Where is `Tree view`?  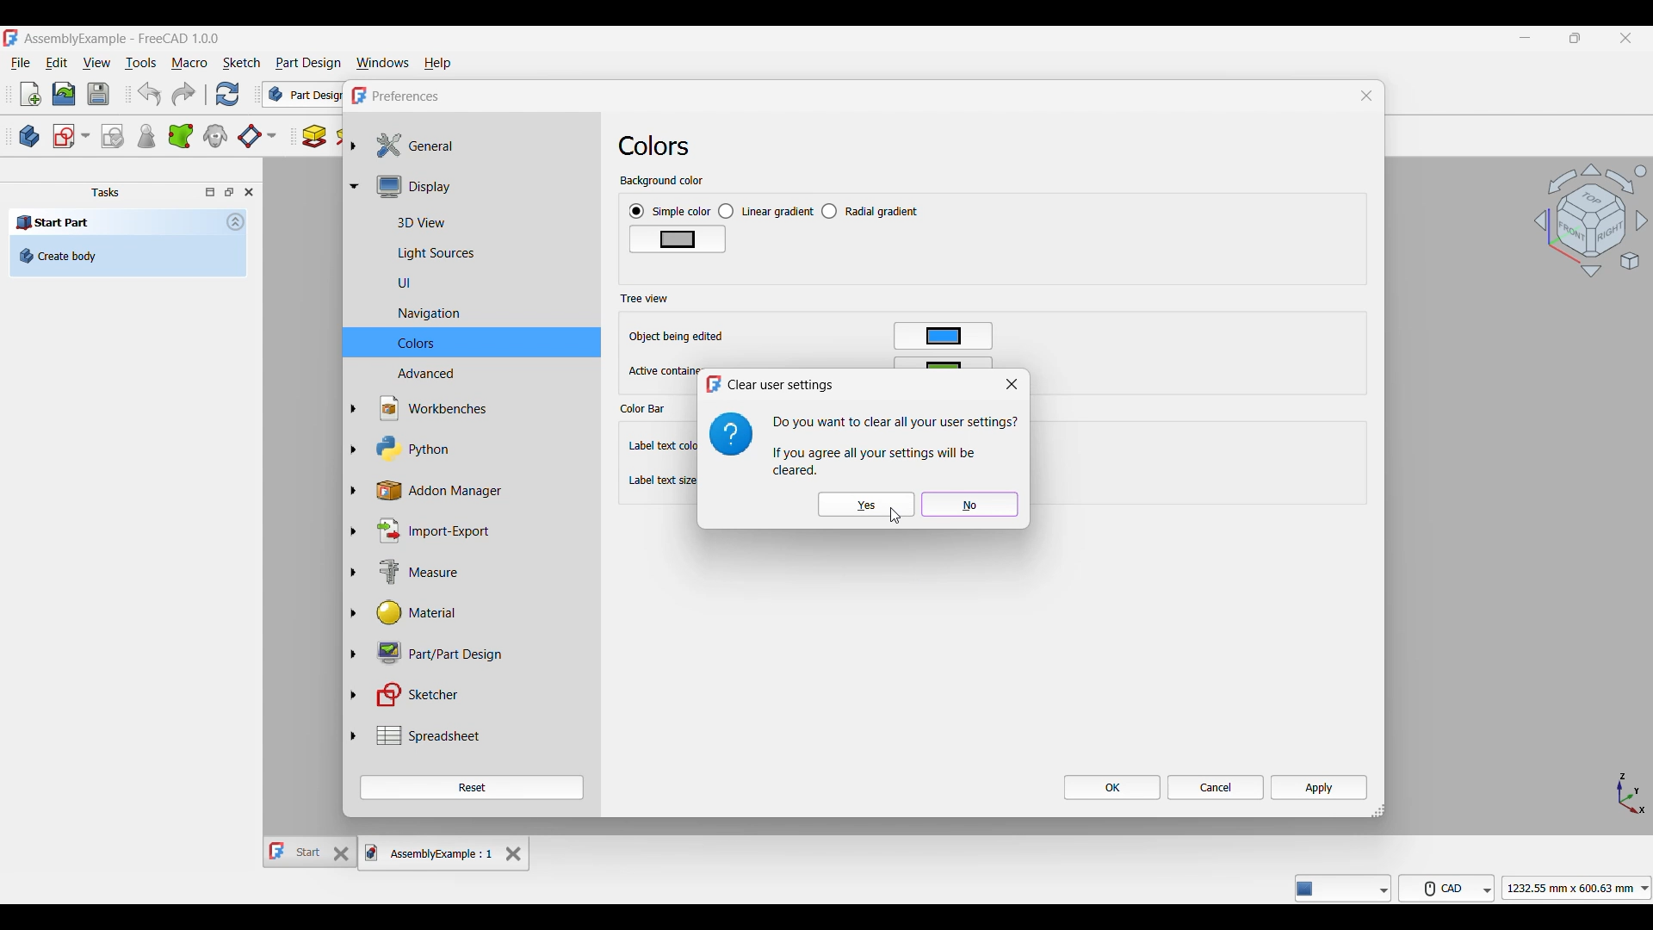 Tree view is located at coordinates (645, 299).